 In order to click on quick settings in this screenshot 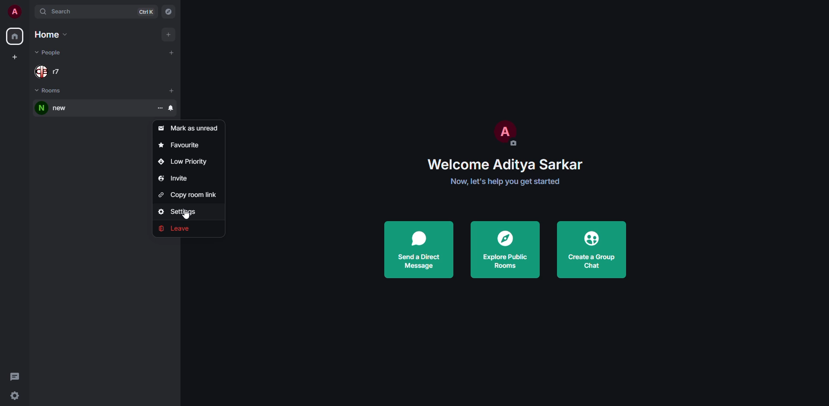, I will do `click(16, 395)`.